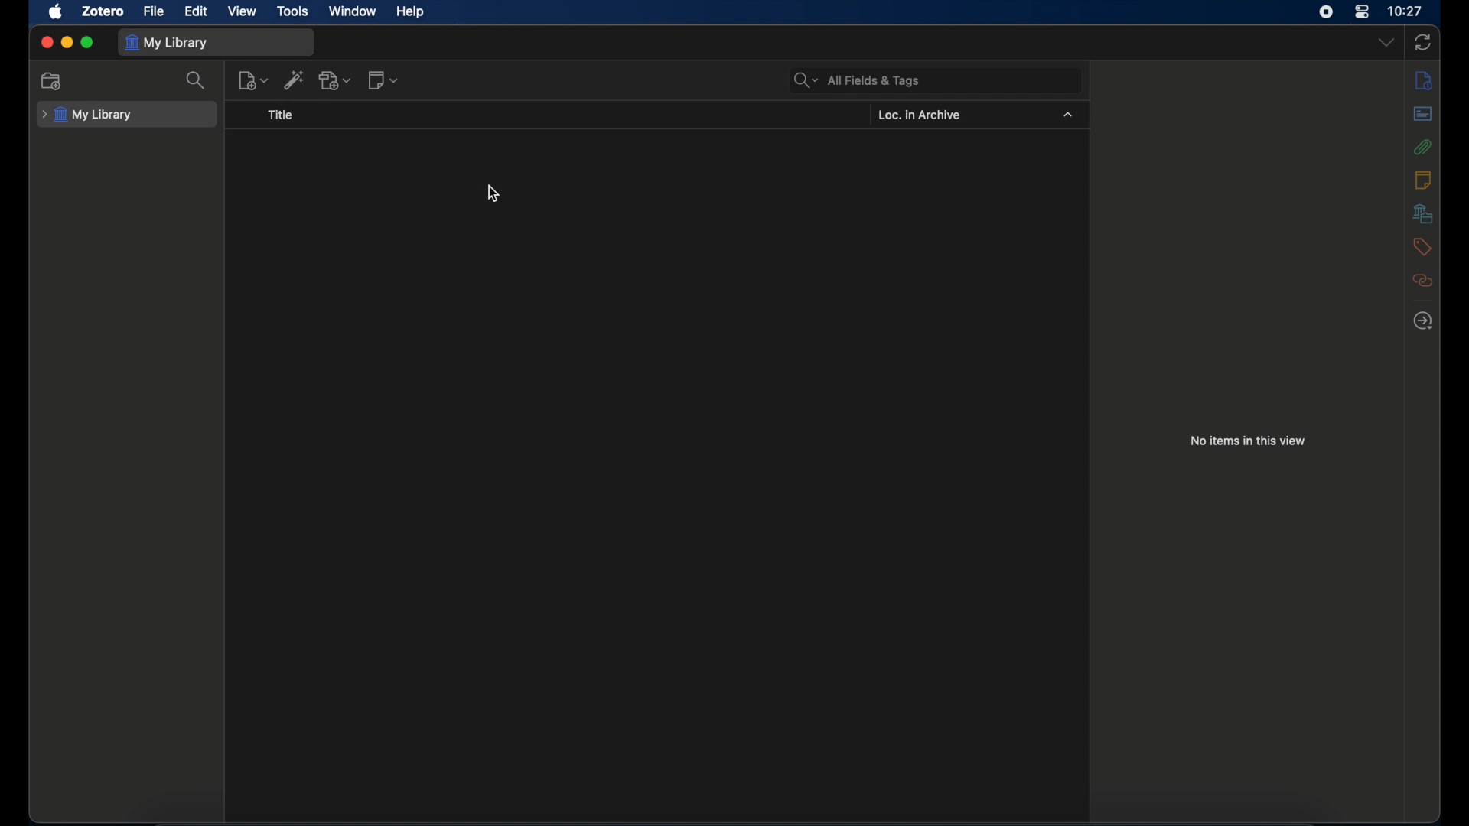 The image size is (1469, 826). I want to click on close, so click(47, 43).